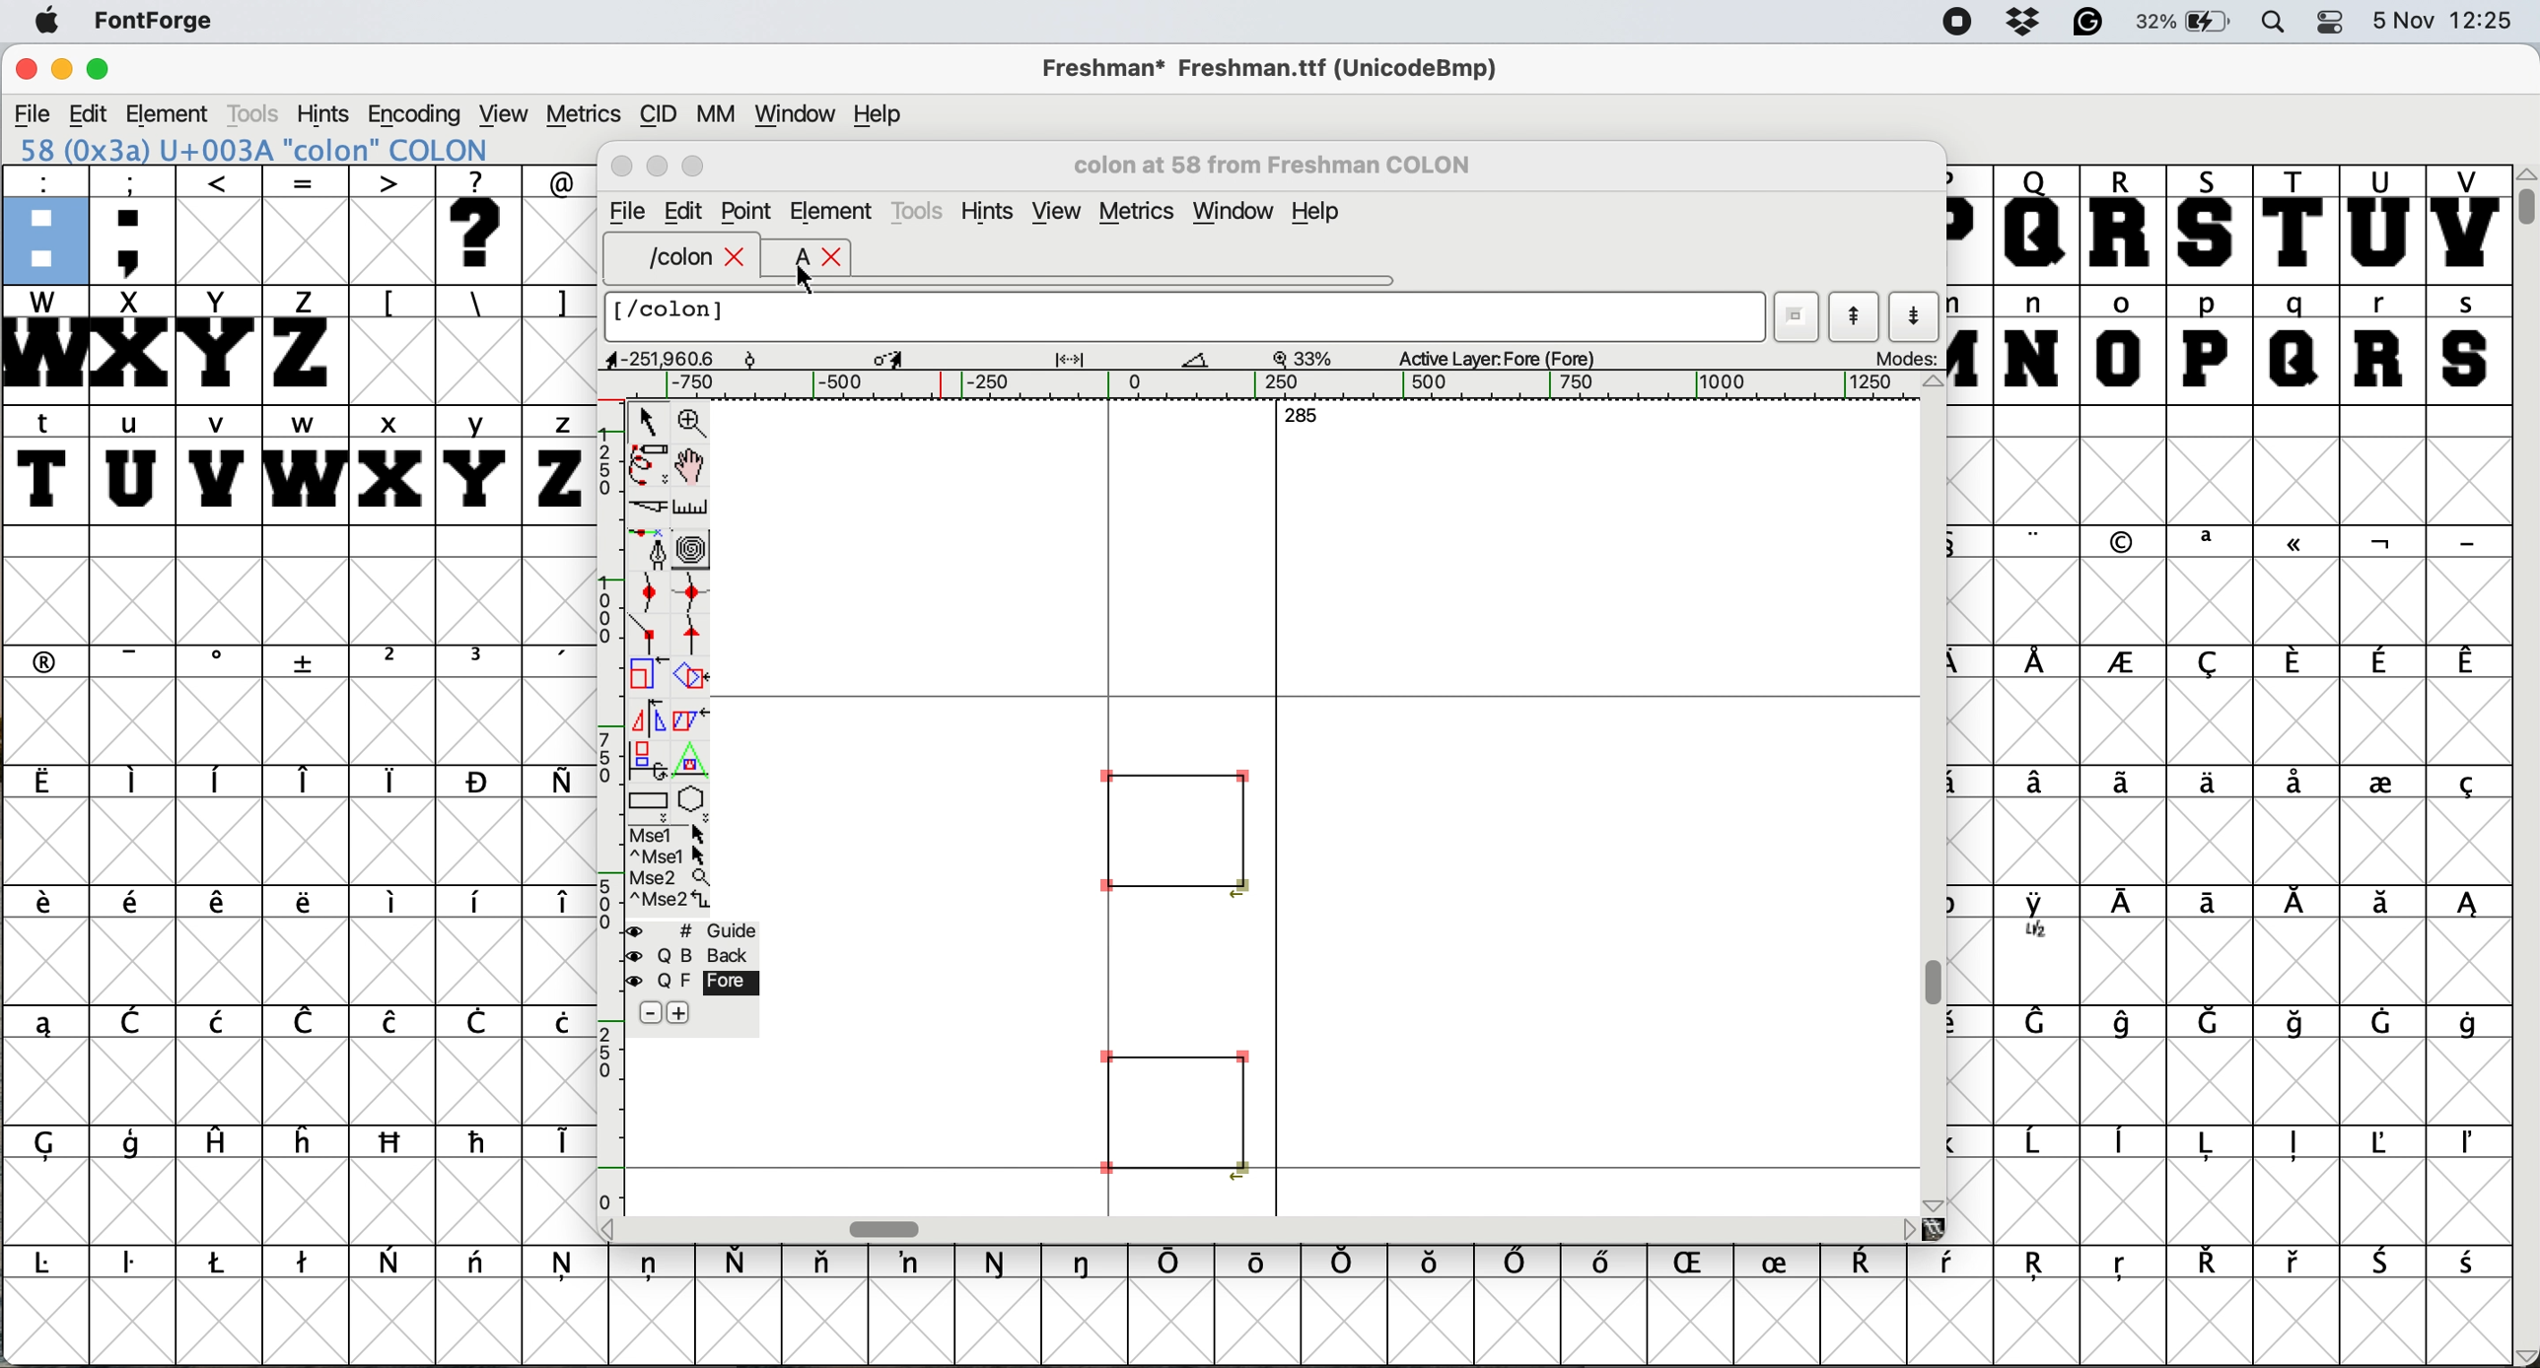 The height and width of the screenshot is (1368, 2540). Describe the element at coordinates (2207, 1263) in the screenshot. I see `symbol` at that location.